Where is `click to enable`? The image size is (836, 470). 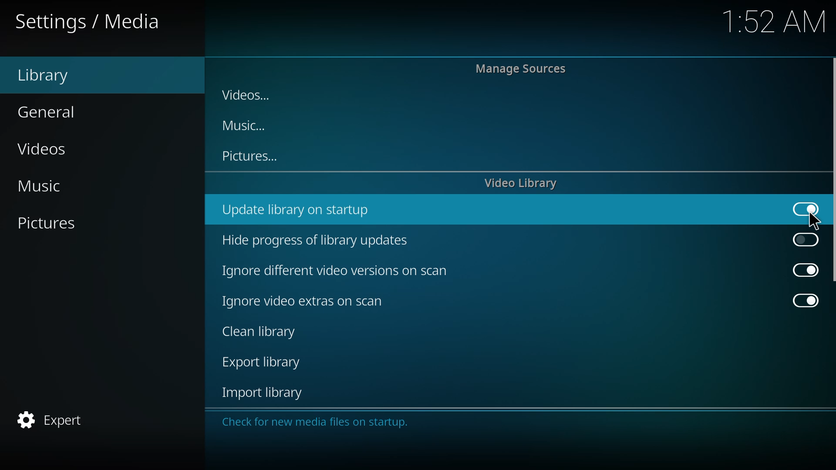 click to enable is located at coordinates (804, 239).